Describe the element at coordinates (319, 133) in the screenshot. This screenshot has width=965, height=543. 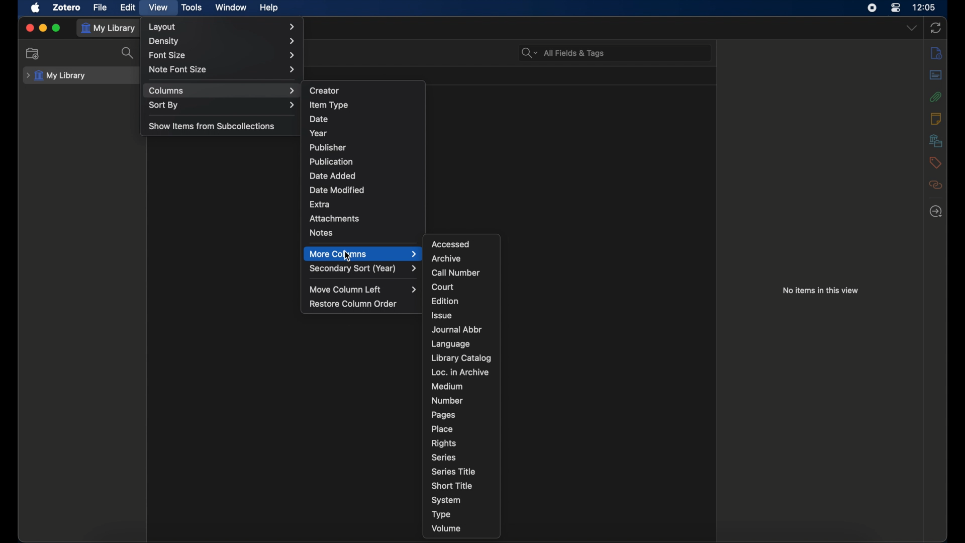
I see `year` at that location.